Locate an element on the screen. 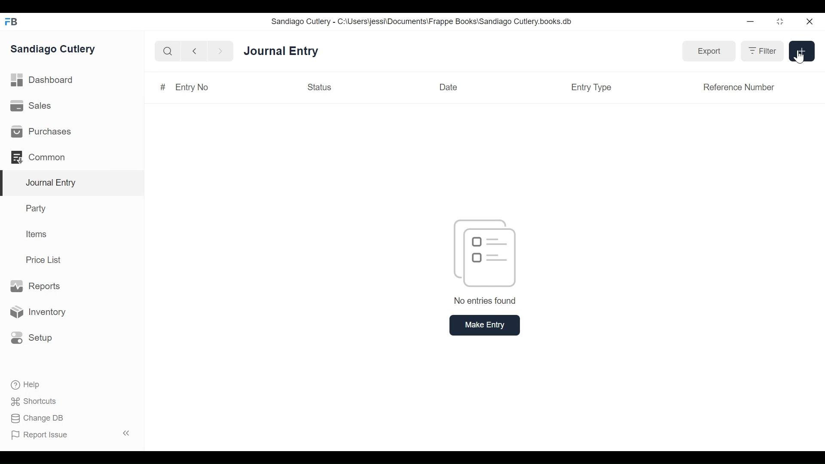 This screenshot has height=464, width=825. Filter is located at coordinates (761, 52).